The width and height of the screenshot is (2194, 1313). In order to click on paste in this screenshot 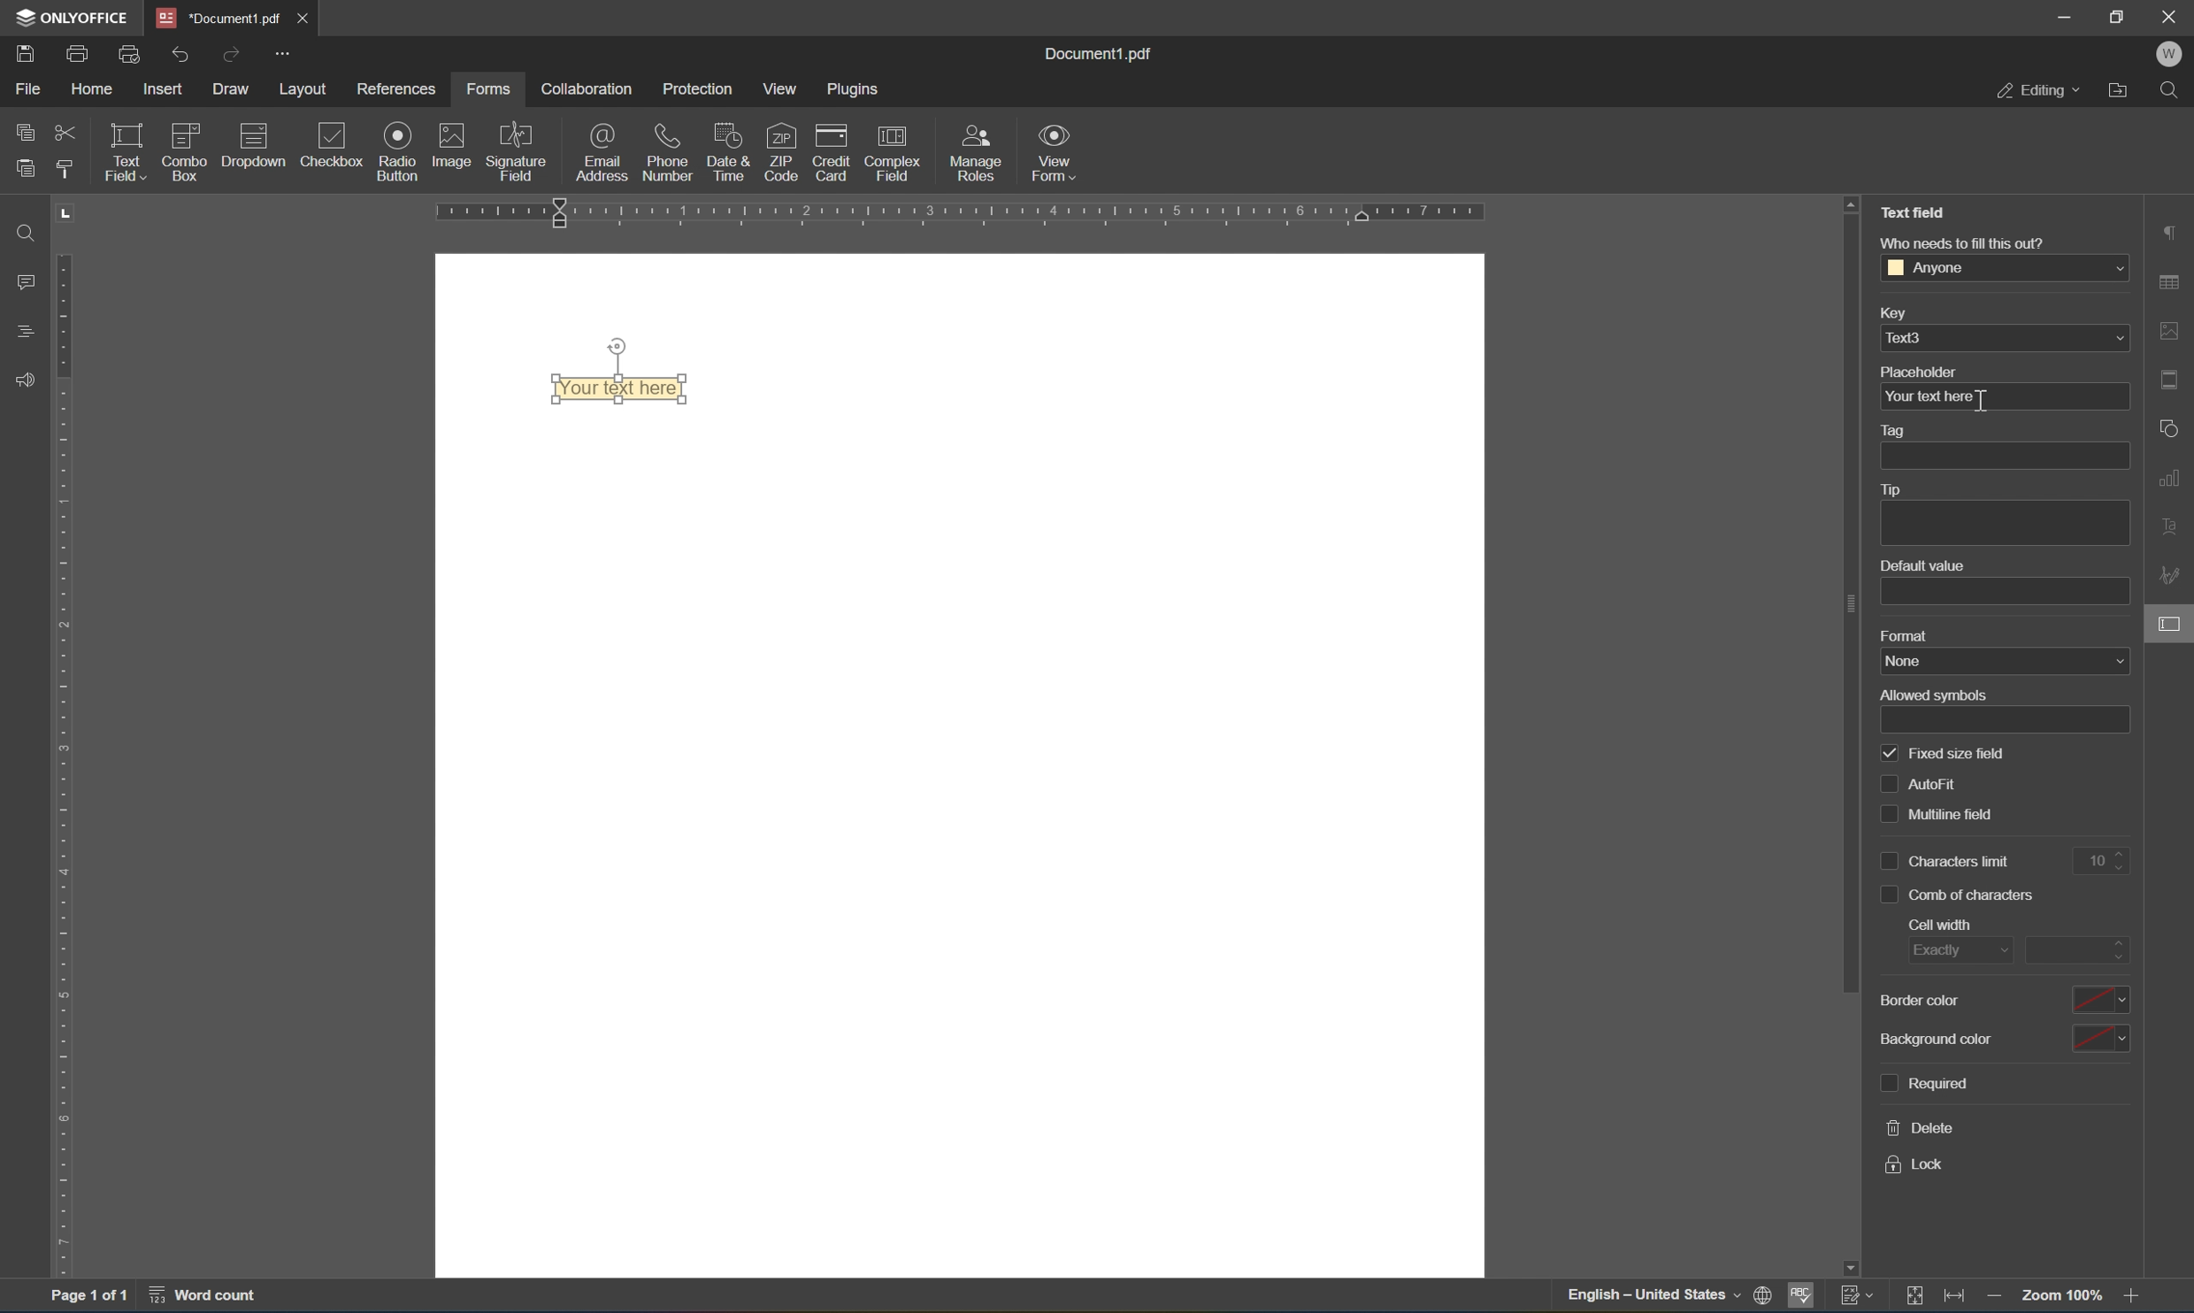, I will do `click(25, 171)`.